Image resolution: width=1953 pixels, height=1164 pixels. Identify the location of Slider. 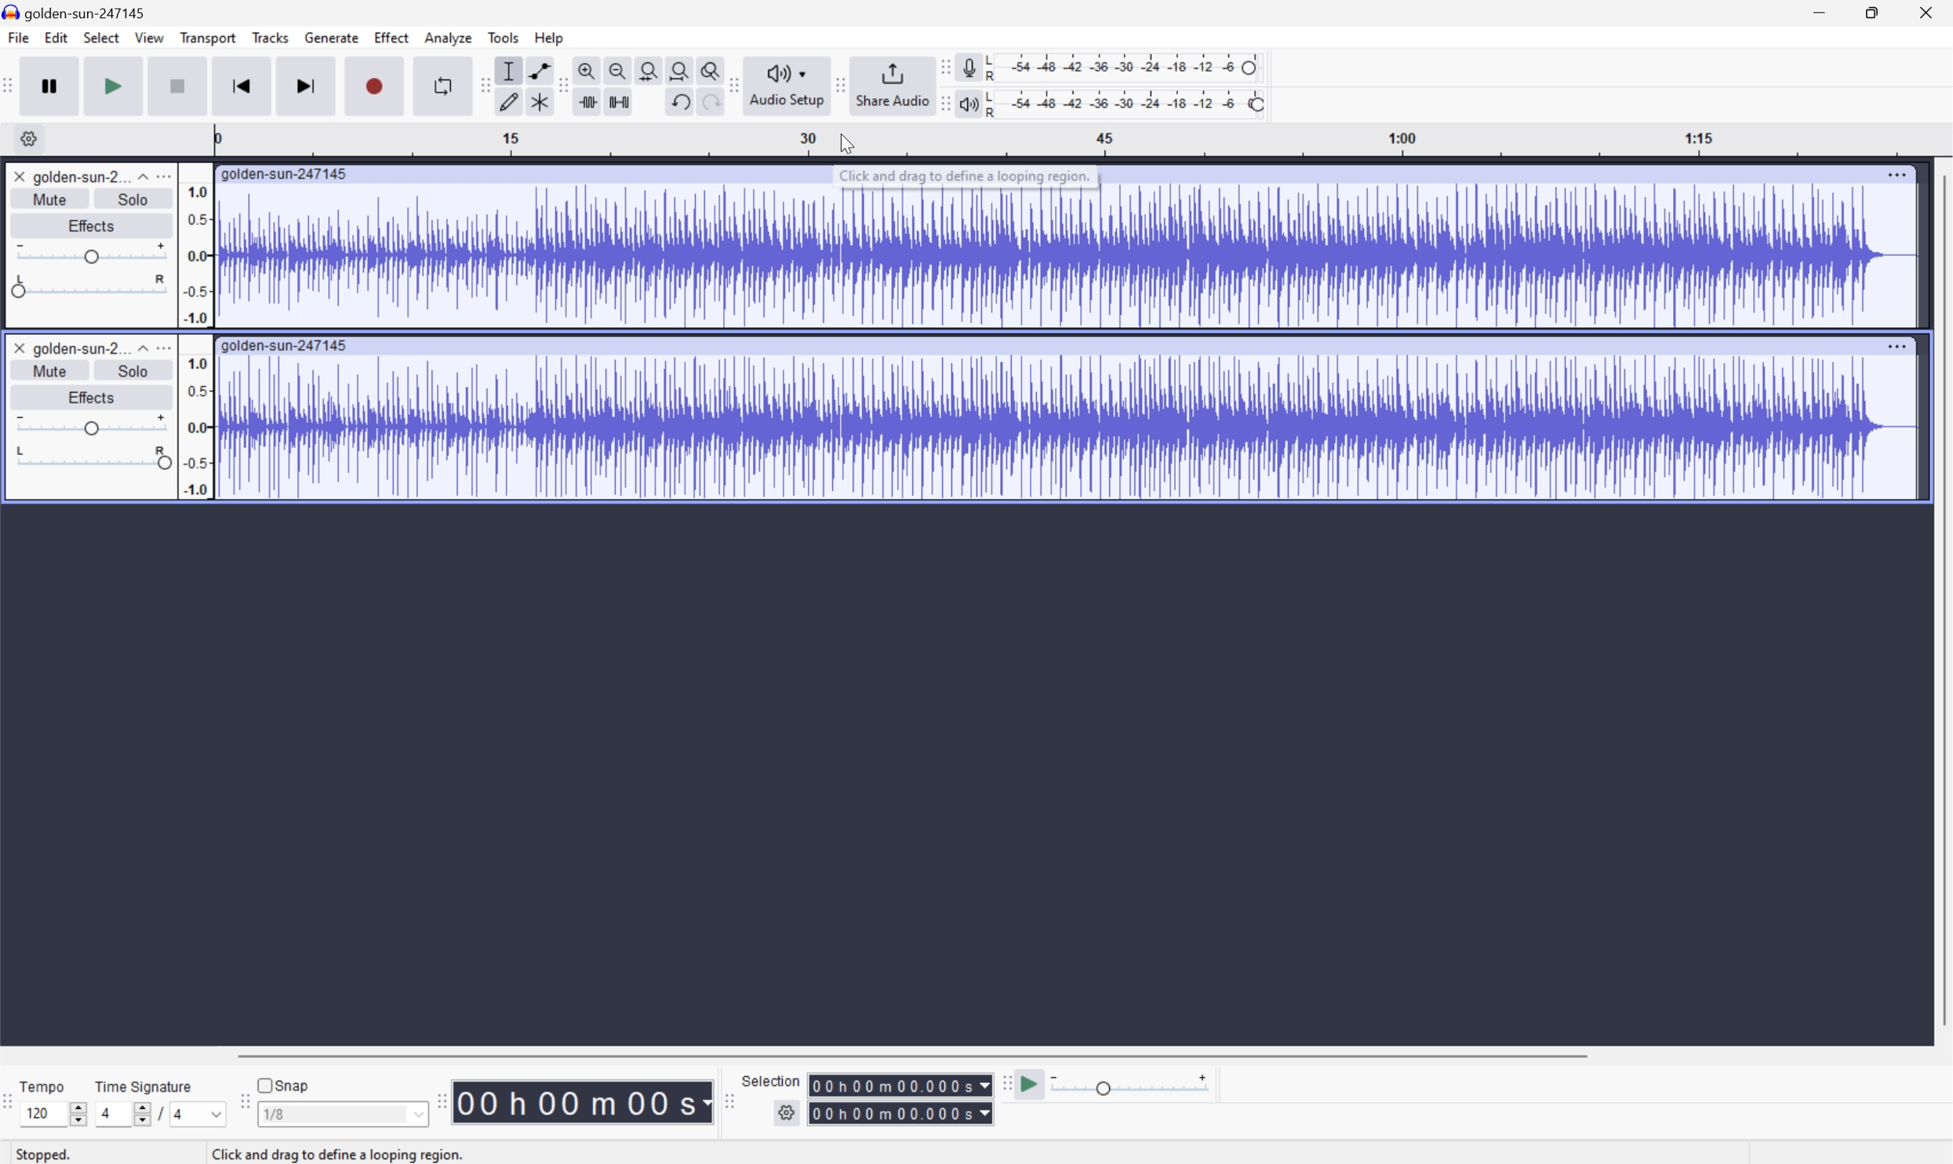
(75, 1110).